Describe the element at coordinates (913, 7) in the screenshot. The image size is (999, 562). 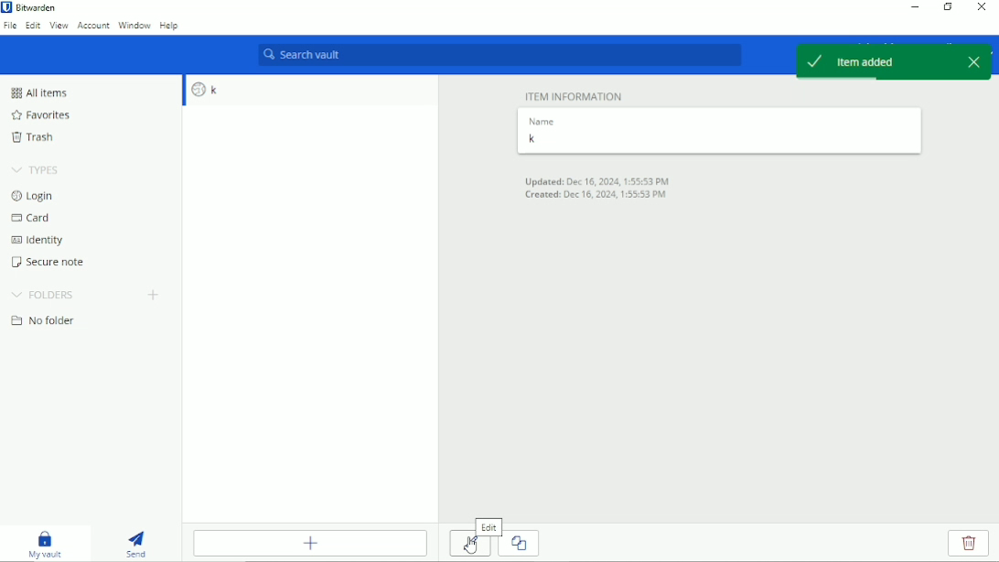
I see `Minimize` at that location.